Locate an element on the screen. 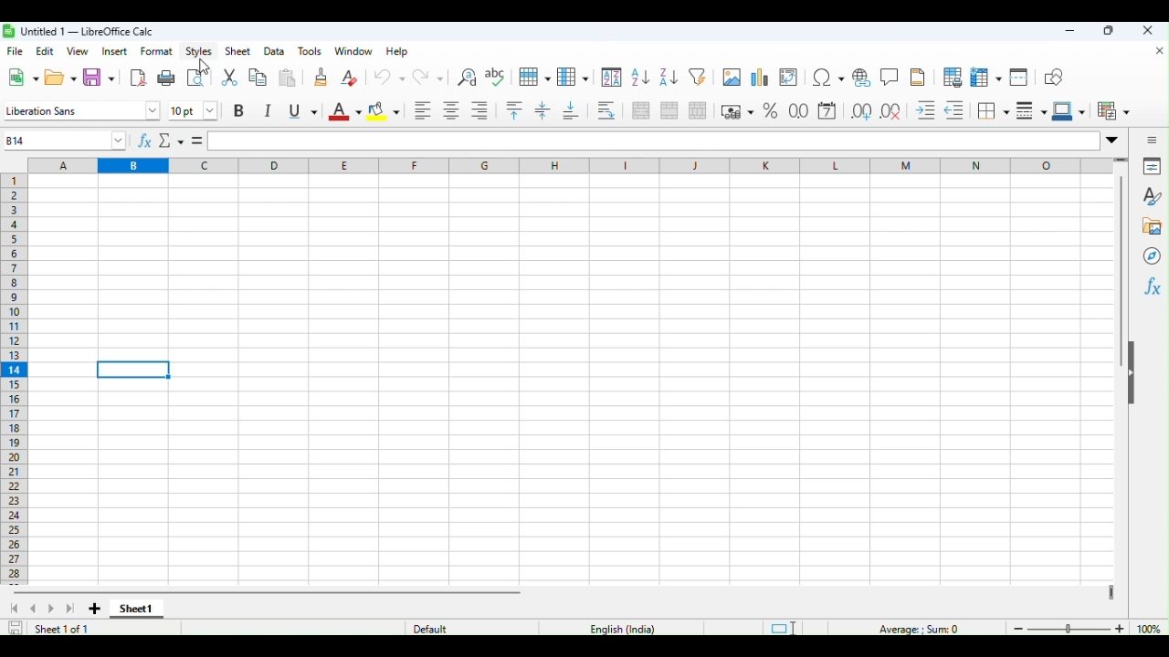  English (India) is located at coordinates (625, 629).